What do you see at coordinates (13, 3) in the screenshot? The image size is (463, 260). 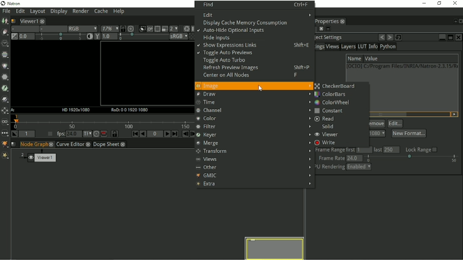 I see `Natron` at bounding box center [13, 3].